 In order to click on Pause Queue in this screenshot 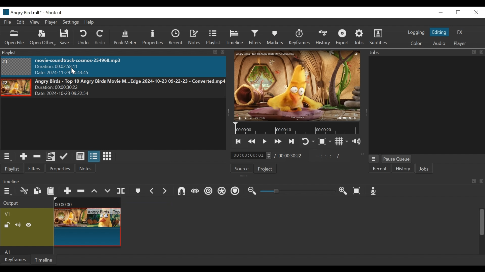, I will do `click(398, 159)`.